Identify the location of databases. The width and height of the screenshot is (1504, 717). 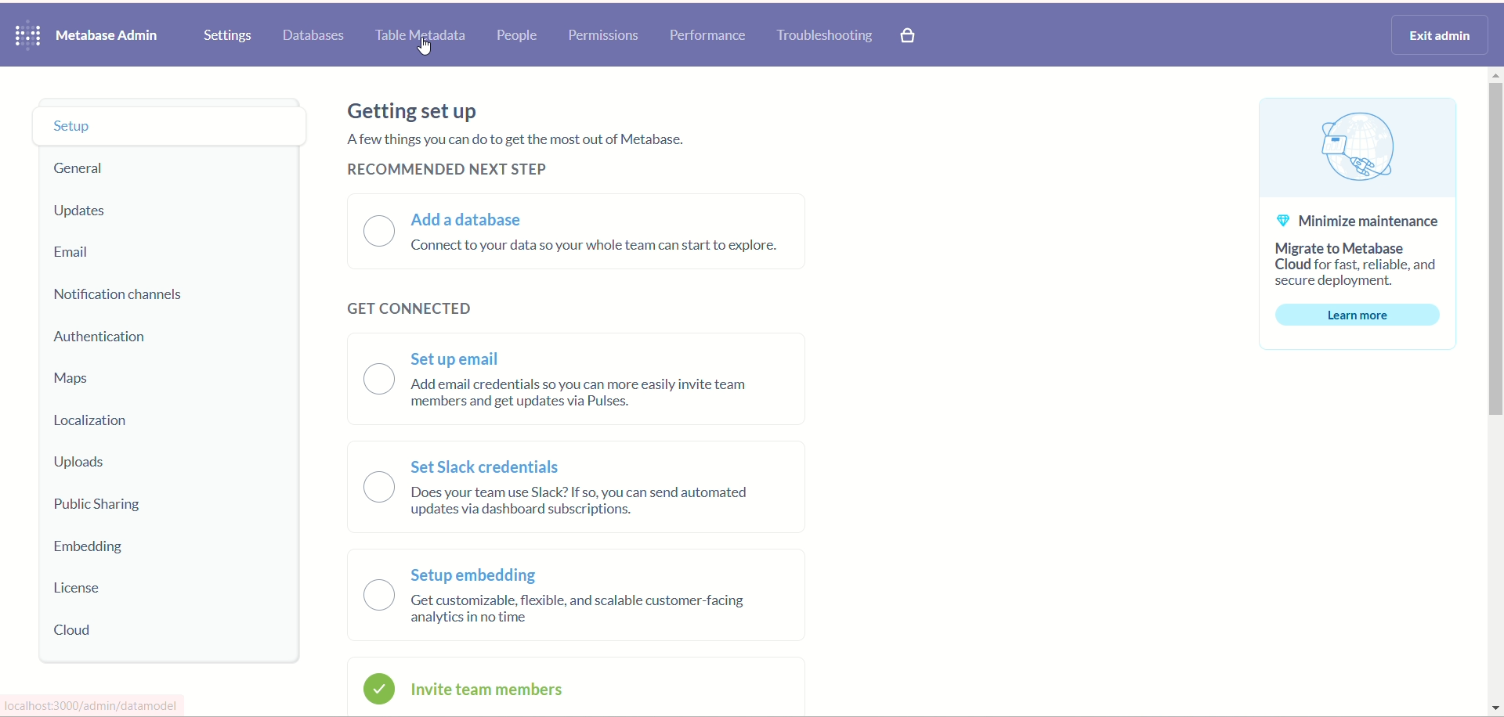
(311, 37).